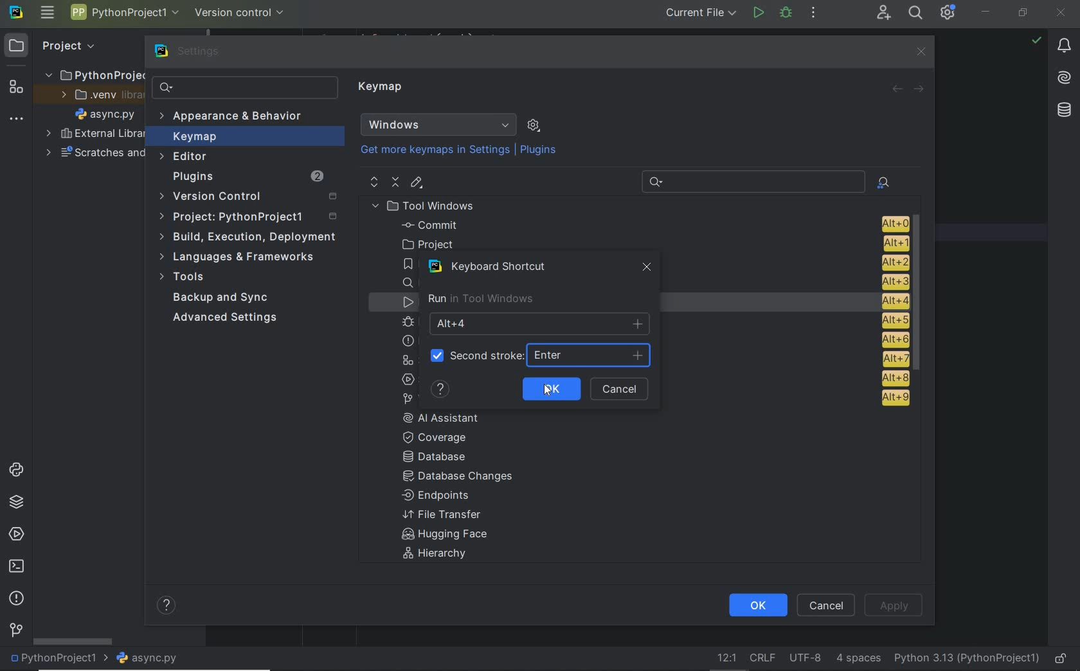 This screenshot has width=1080, height=671. Describe the element at coordinates (417, 184) in the screenshot. I see `editor shortcut` at that location.